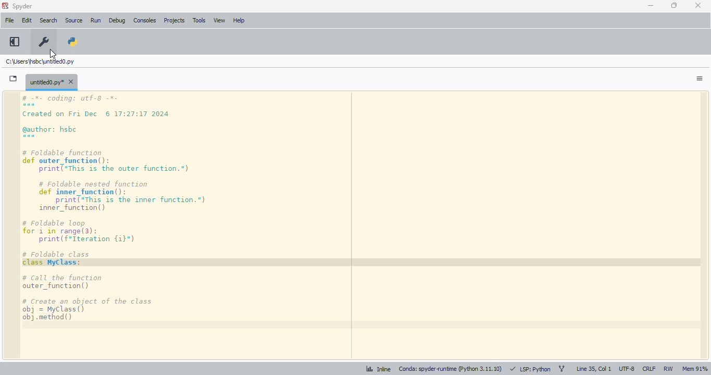 The width and height of the screenshot is (711, 375). Describe the element at coordinates (23, 6) in the screenshot. I see `spyder` at that location.